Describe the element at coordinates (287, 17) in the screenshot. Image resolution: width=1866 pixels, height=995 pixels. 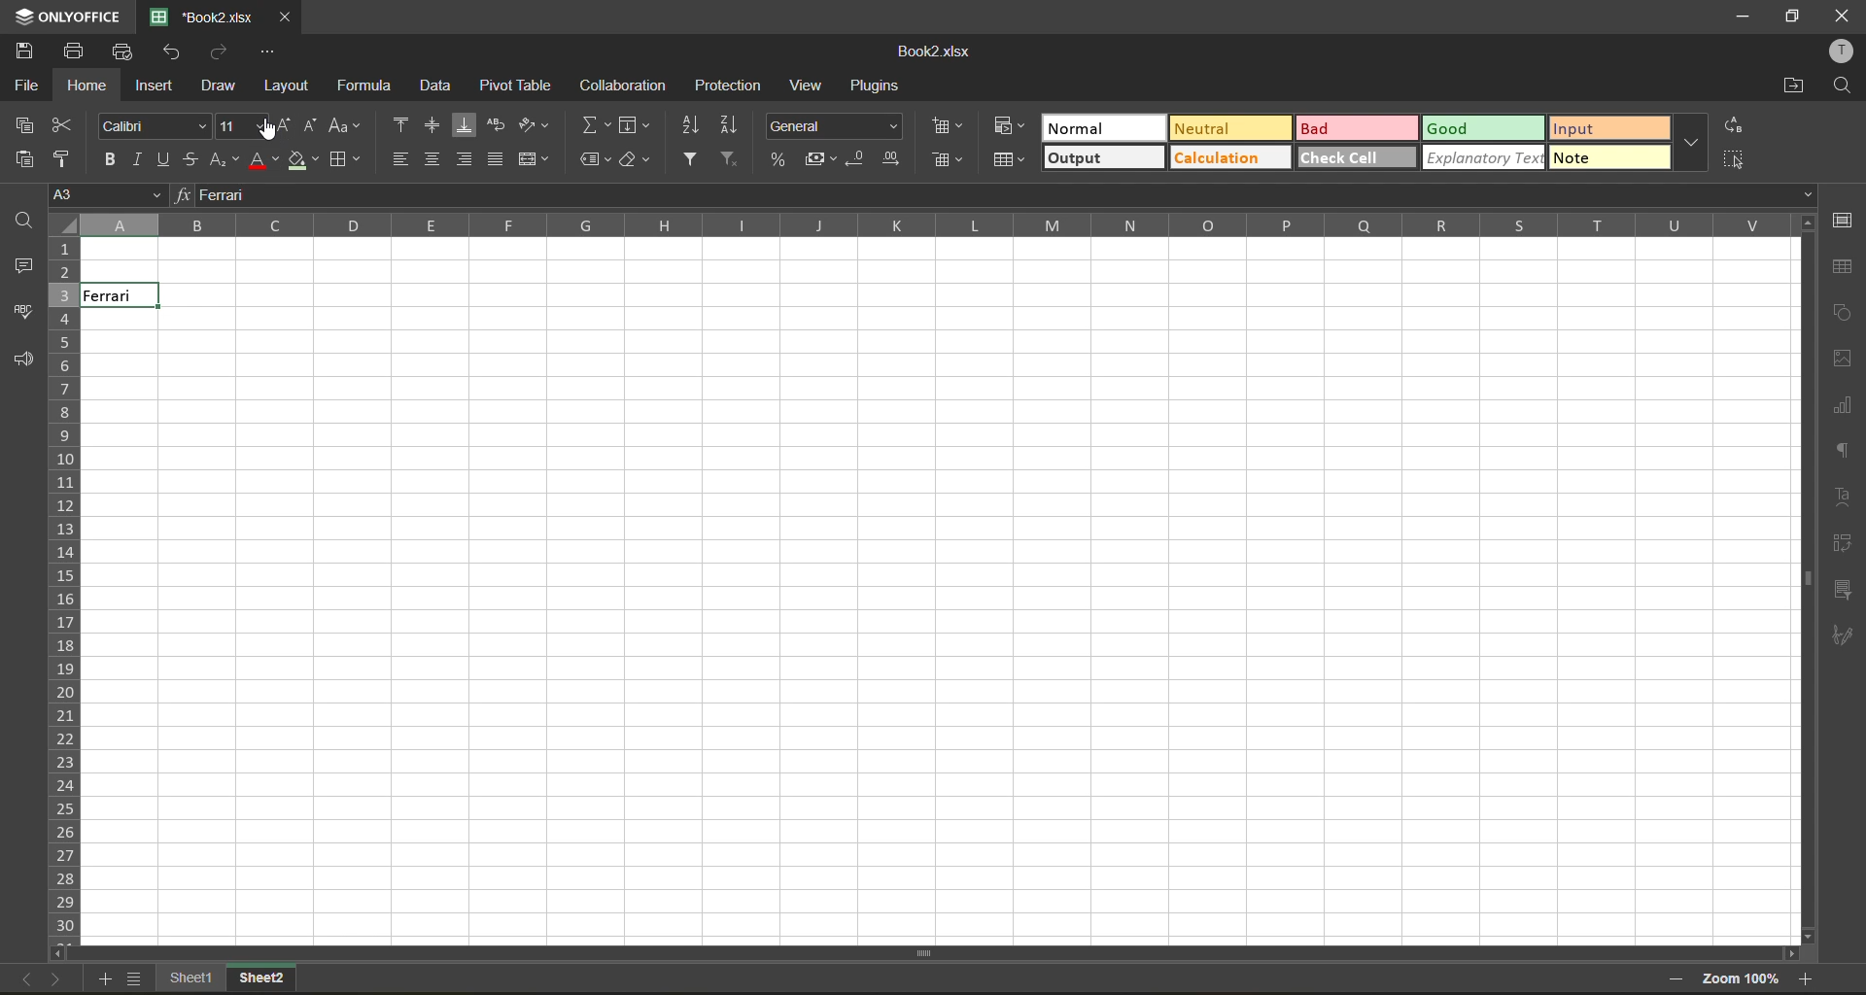
I see `close tab` at that location.